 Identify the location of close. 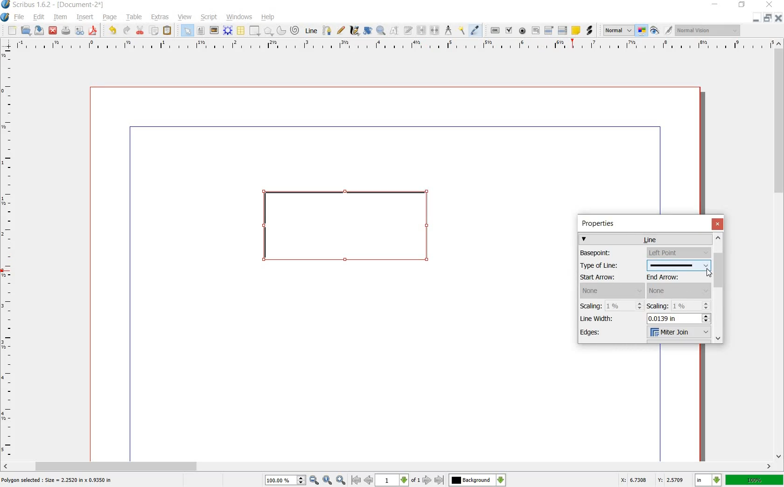
(717, 223).